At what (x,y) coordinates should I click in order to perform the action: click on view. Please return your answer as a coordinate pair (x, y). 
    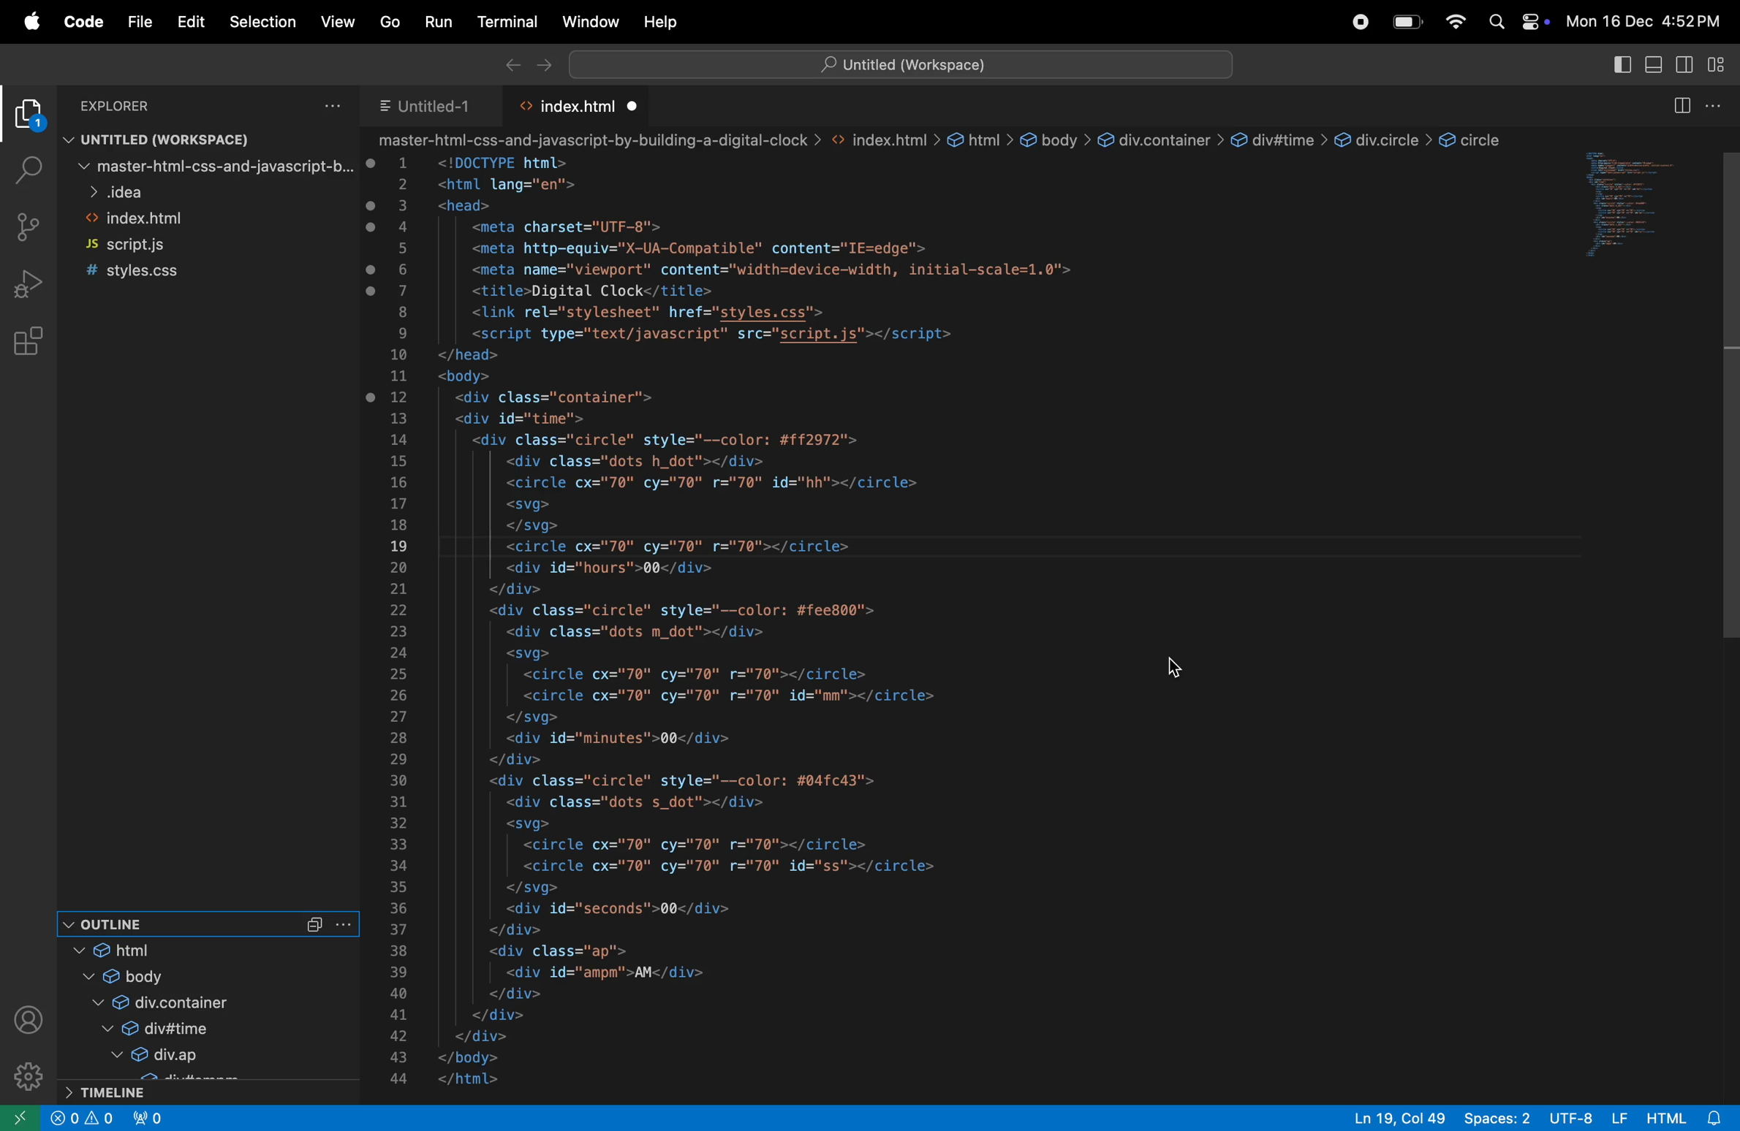
    Looking at the image, I should click on (334, 20).